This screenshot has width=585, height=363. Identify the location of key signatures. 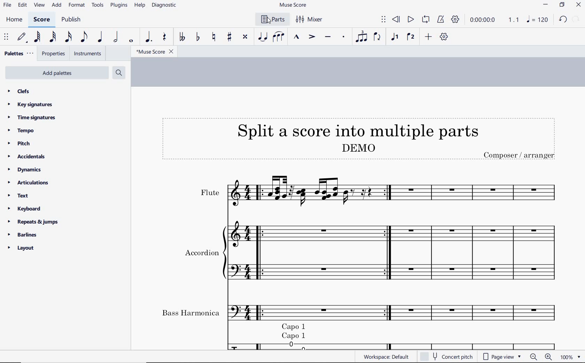
(30, 104).